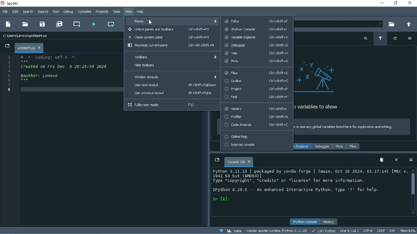  Describe the element at coordinates (172, 57) in the screenshot. I see `Toolbars` at that location.